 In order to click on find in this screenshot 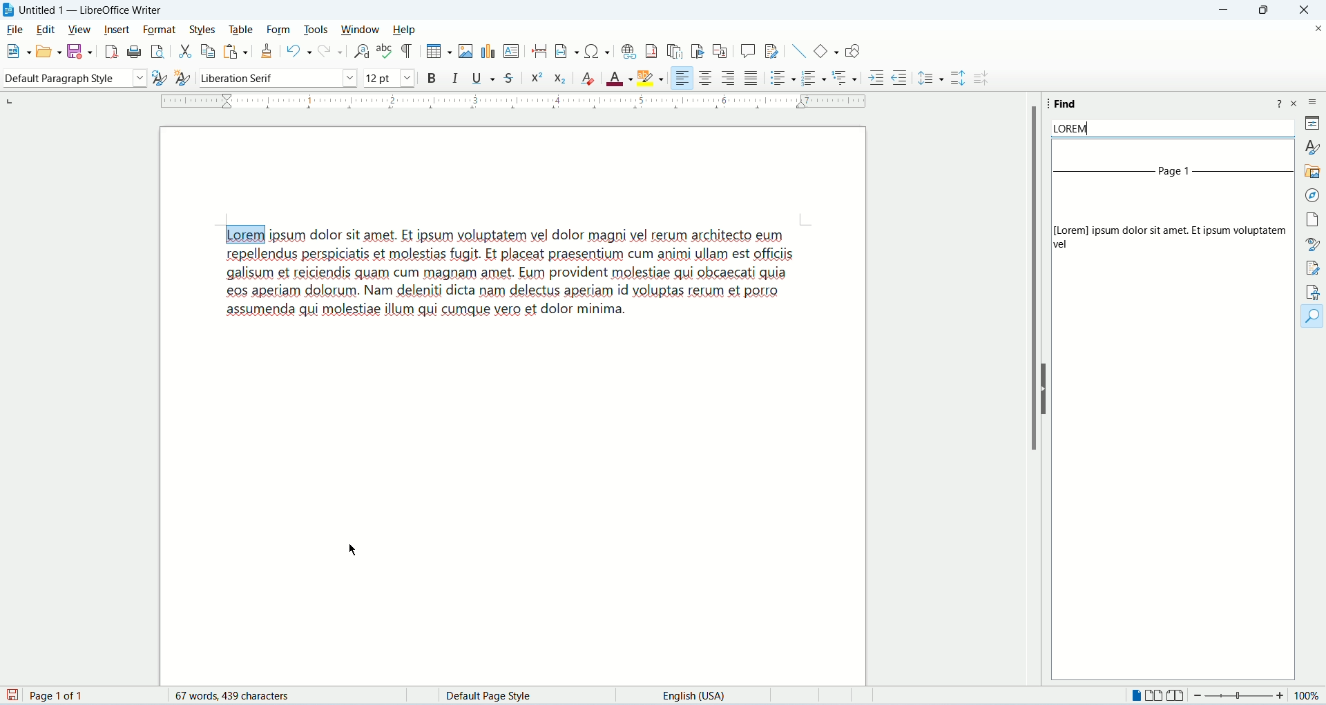, I will do `click(1314, 317)`.